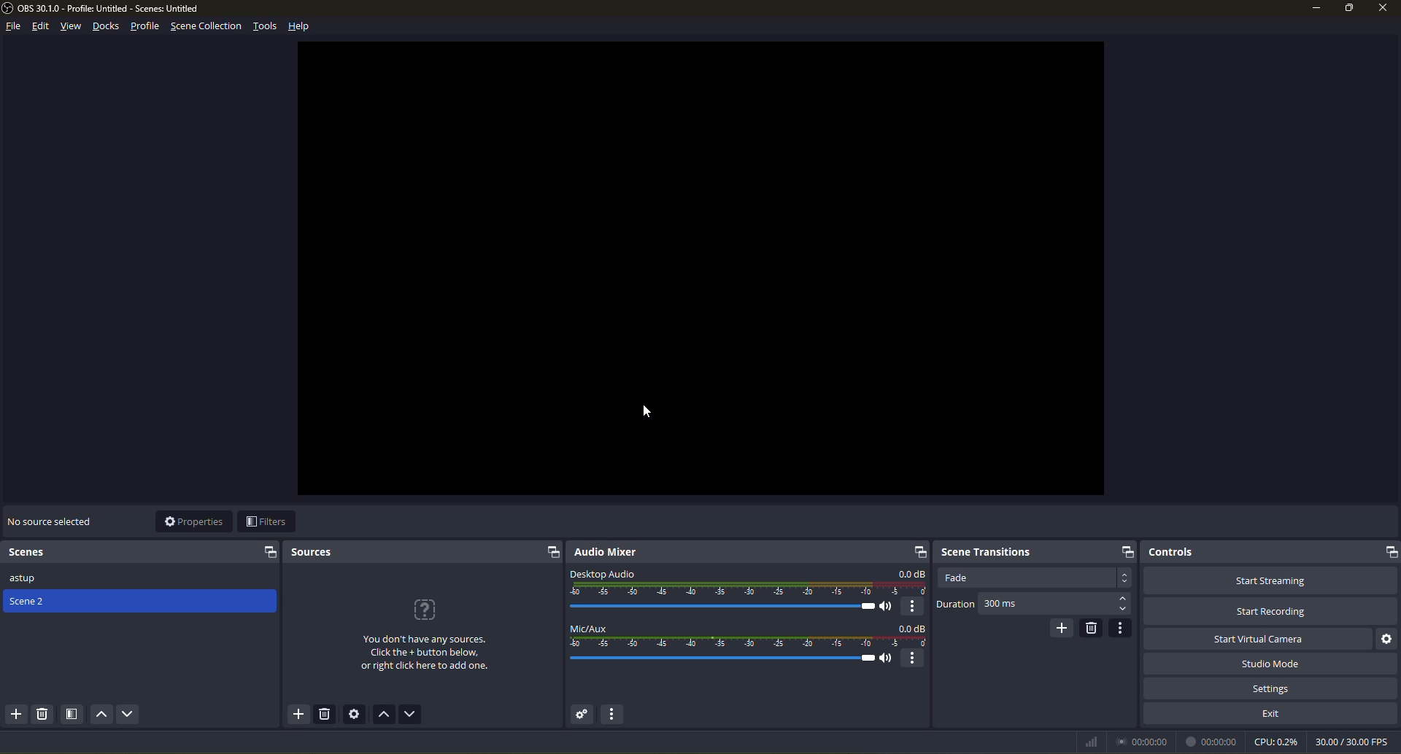 The width and height of the screenshot is (1401, 754). I want to click on help, so click(298, 27).